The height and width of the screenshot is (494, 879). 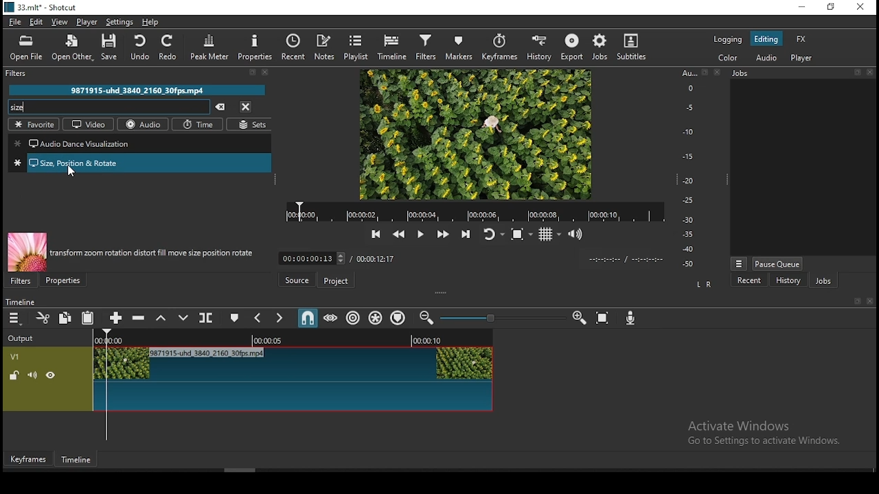 I want to click on timeline, so click(x=395, y=47).